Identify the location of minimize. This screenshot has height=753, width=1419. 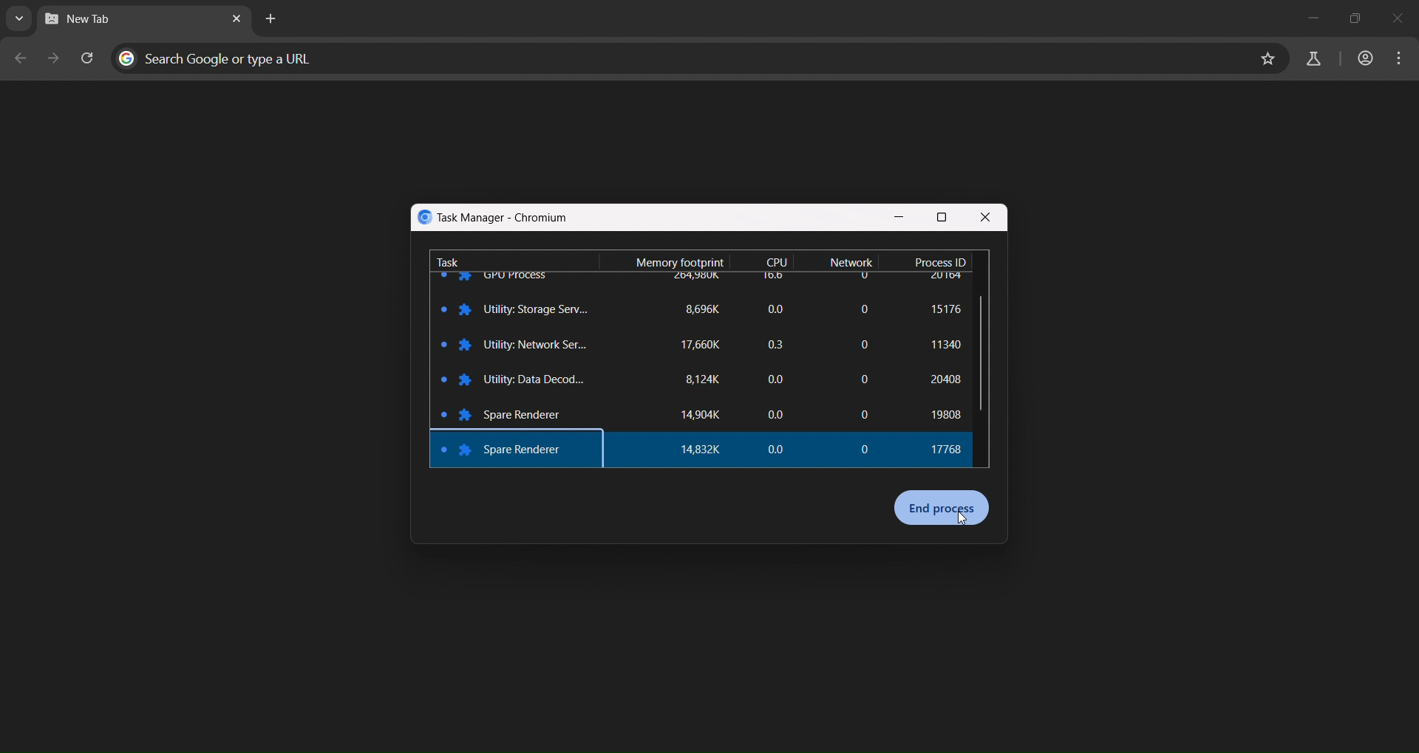
(1304, 14).